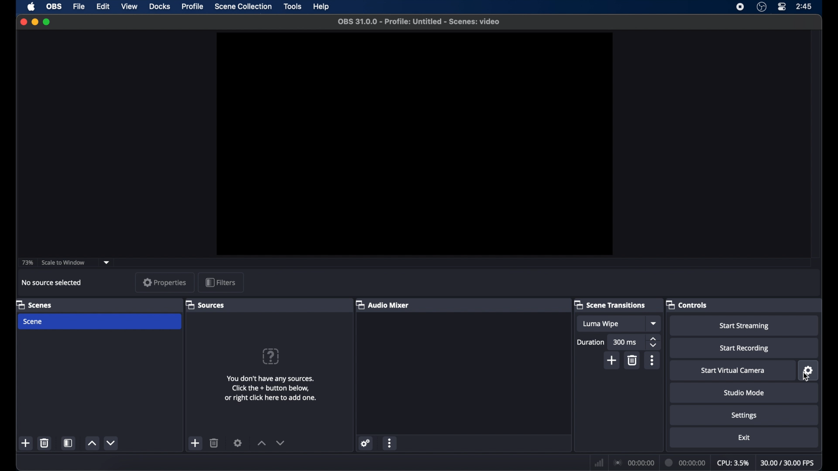 This screenshot has width=838, height=471. I want to click on screen recorder icon, so click(741, 7).